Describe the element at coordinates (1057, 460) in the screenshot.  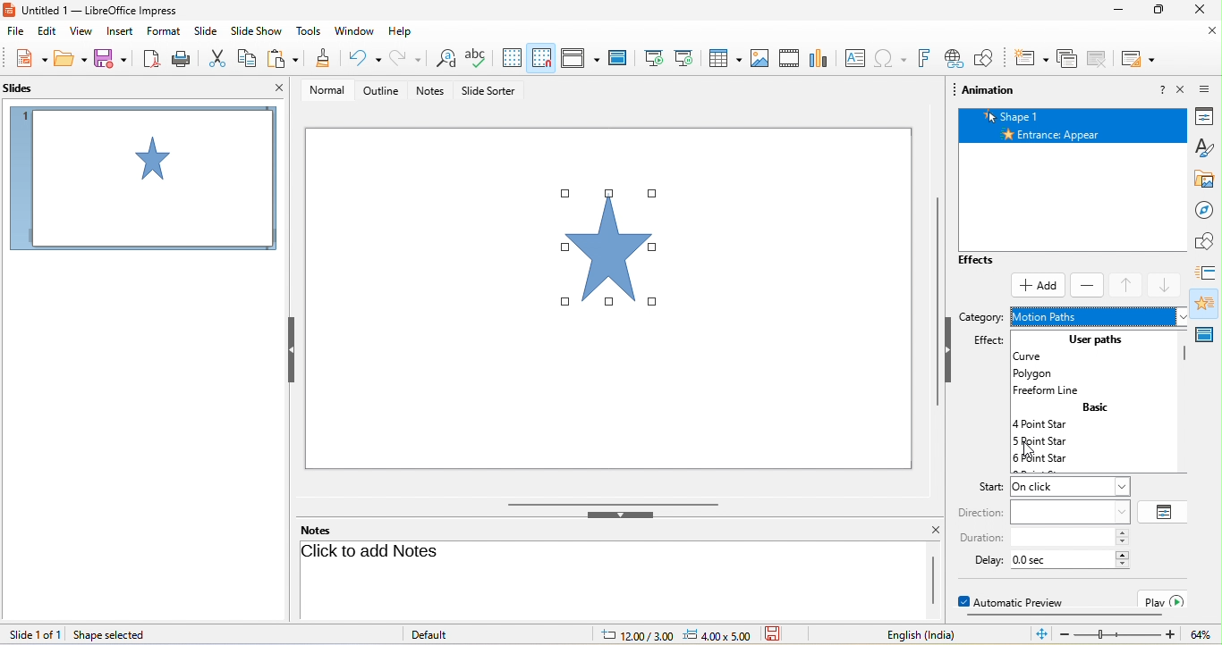
I see `6 point star` at that location.